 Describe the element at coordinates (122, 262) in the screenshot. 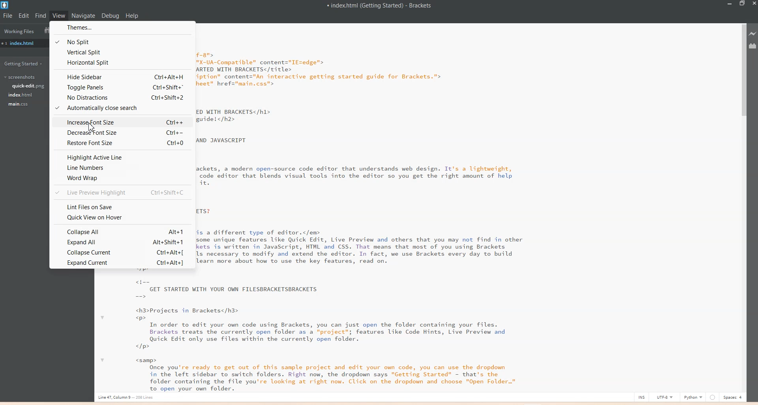

I see `Expand Current` at that location.